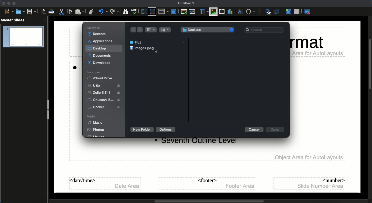 The image size is (372, 203). Describe the element at coordinates (144, 12) in the screenshot. I see `Display grid` at that location.